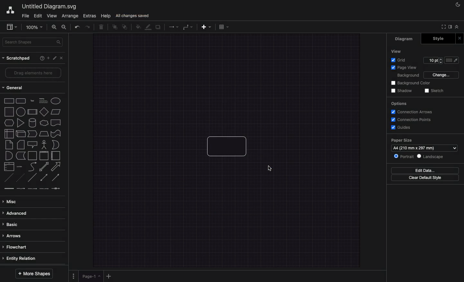 The width and height of the screenshot is (464, 282). I want to click on Extras, so click(89, 16).